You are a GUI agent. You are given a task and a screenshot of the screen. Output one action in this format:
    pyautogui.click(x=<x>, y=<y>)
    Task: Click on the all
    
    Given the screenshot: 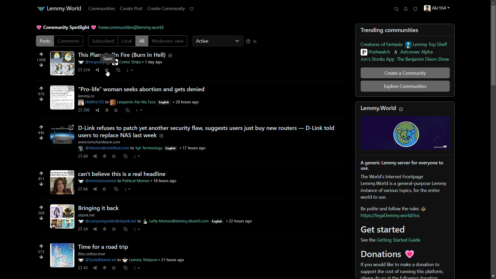 What is the action you would take?
    pyautogui.click(x=142, y=41)
    